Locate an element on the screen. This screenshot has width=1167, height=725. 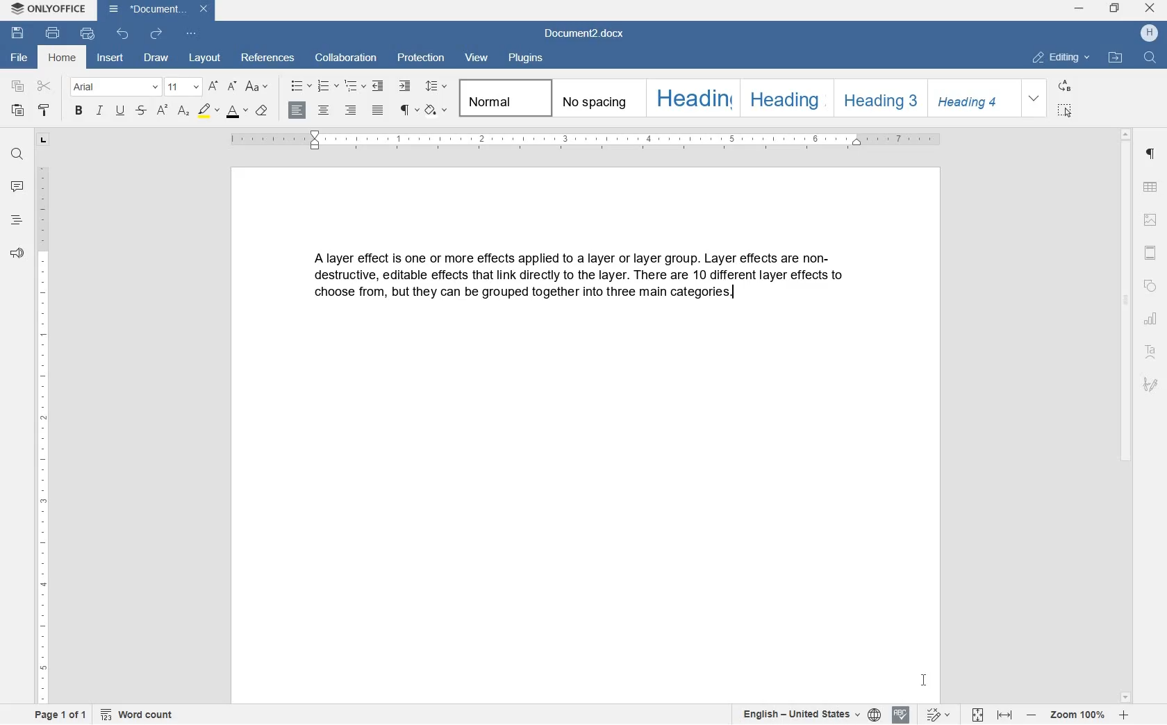
CLEAR STYLE is located at coordinates (261, 112).